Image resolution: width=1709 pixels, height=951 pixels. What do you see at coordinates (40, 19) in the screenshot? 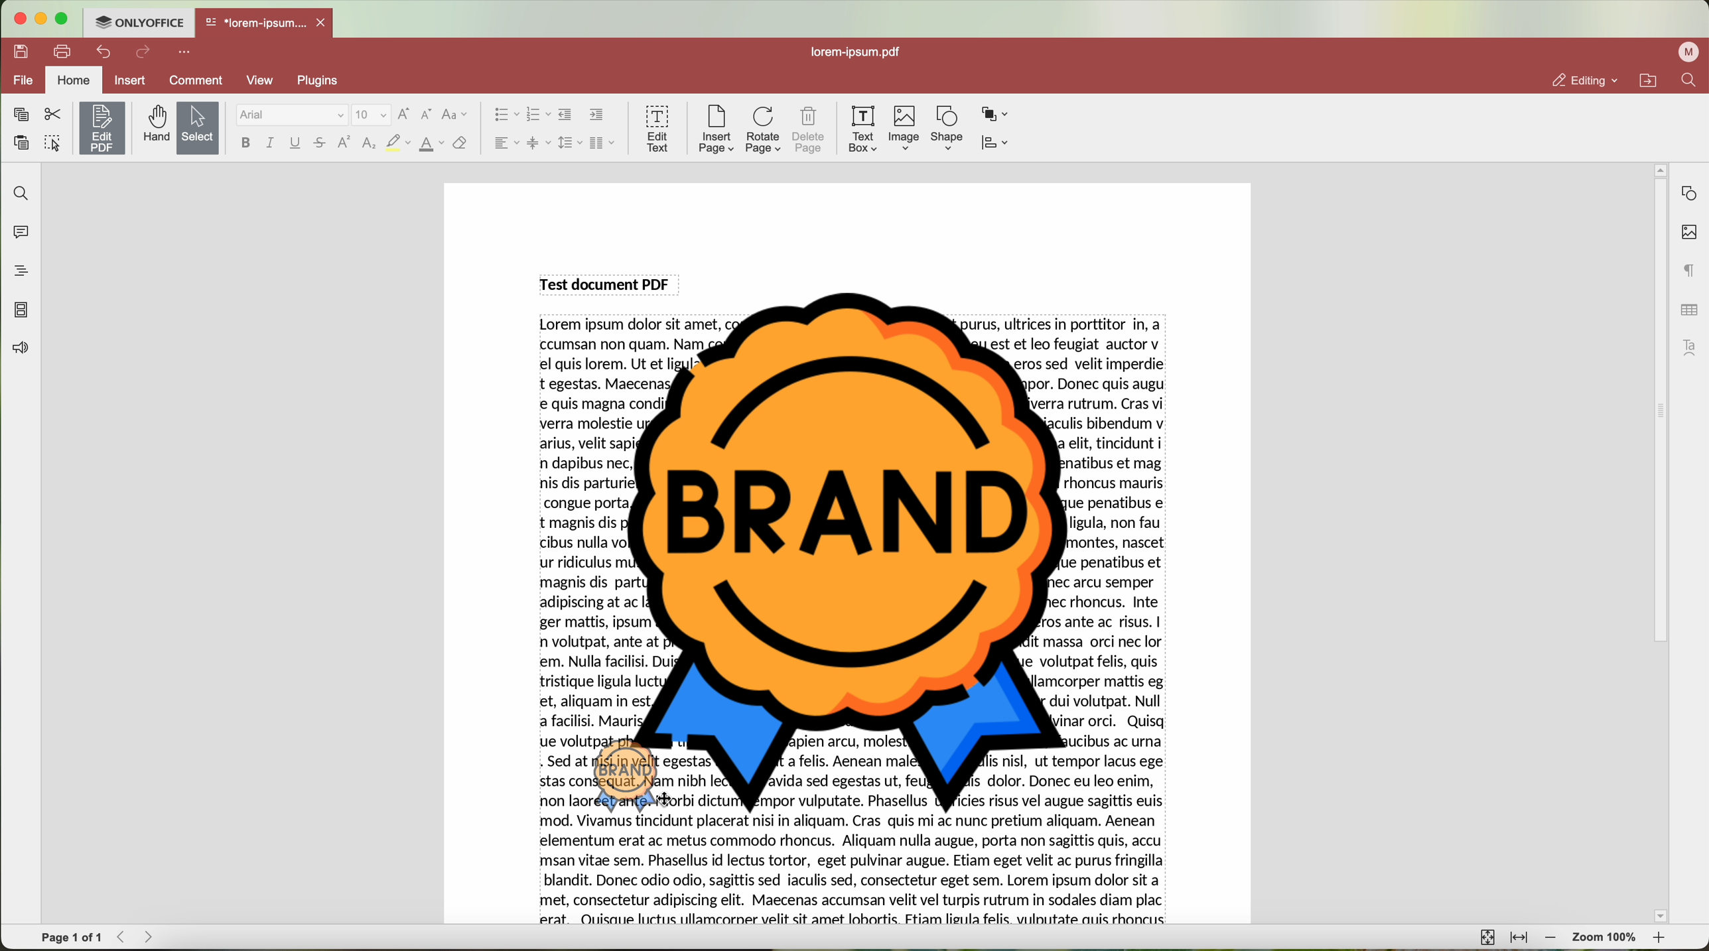
I see `minimize` at bounding box center [40, 19].